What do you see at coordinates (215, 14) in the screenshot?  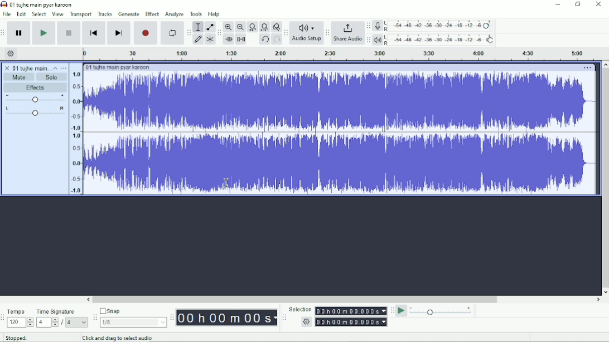 I see `Help` at bounding box center [215, 14].